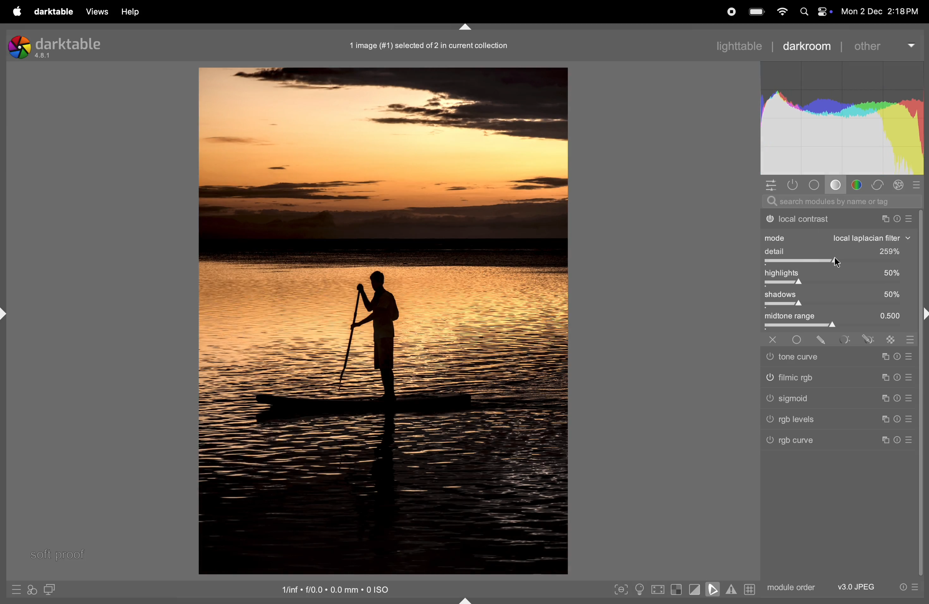 The height and width of the screenshot is (604, 929). Describe the element at coordinates (814, 184) in the screenshot. I see `base` at that location.